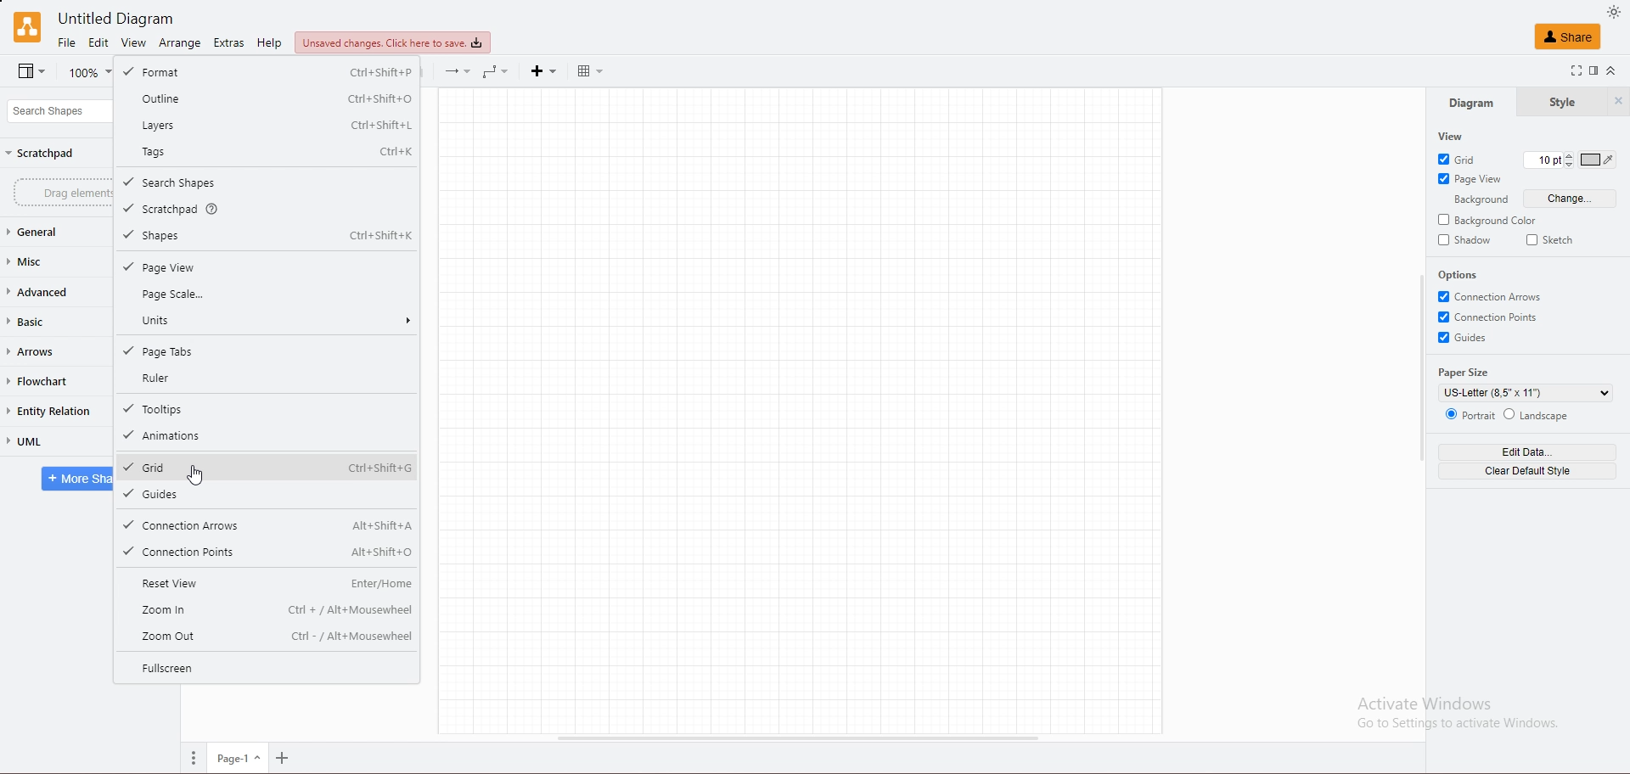  I want to click on decrease grid pt, so click(1569, 166).